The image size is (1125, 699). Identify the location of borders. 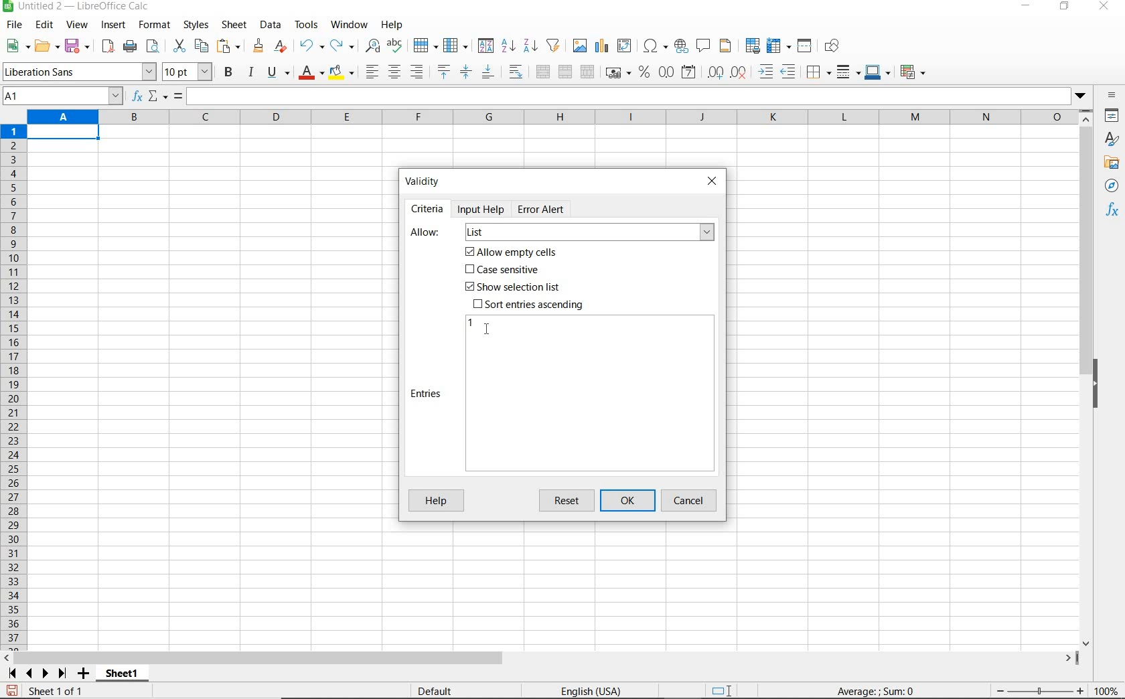
(819, 72).